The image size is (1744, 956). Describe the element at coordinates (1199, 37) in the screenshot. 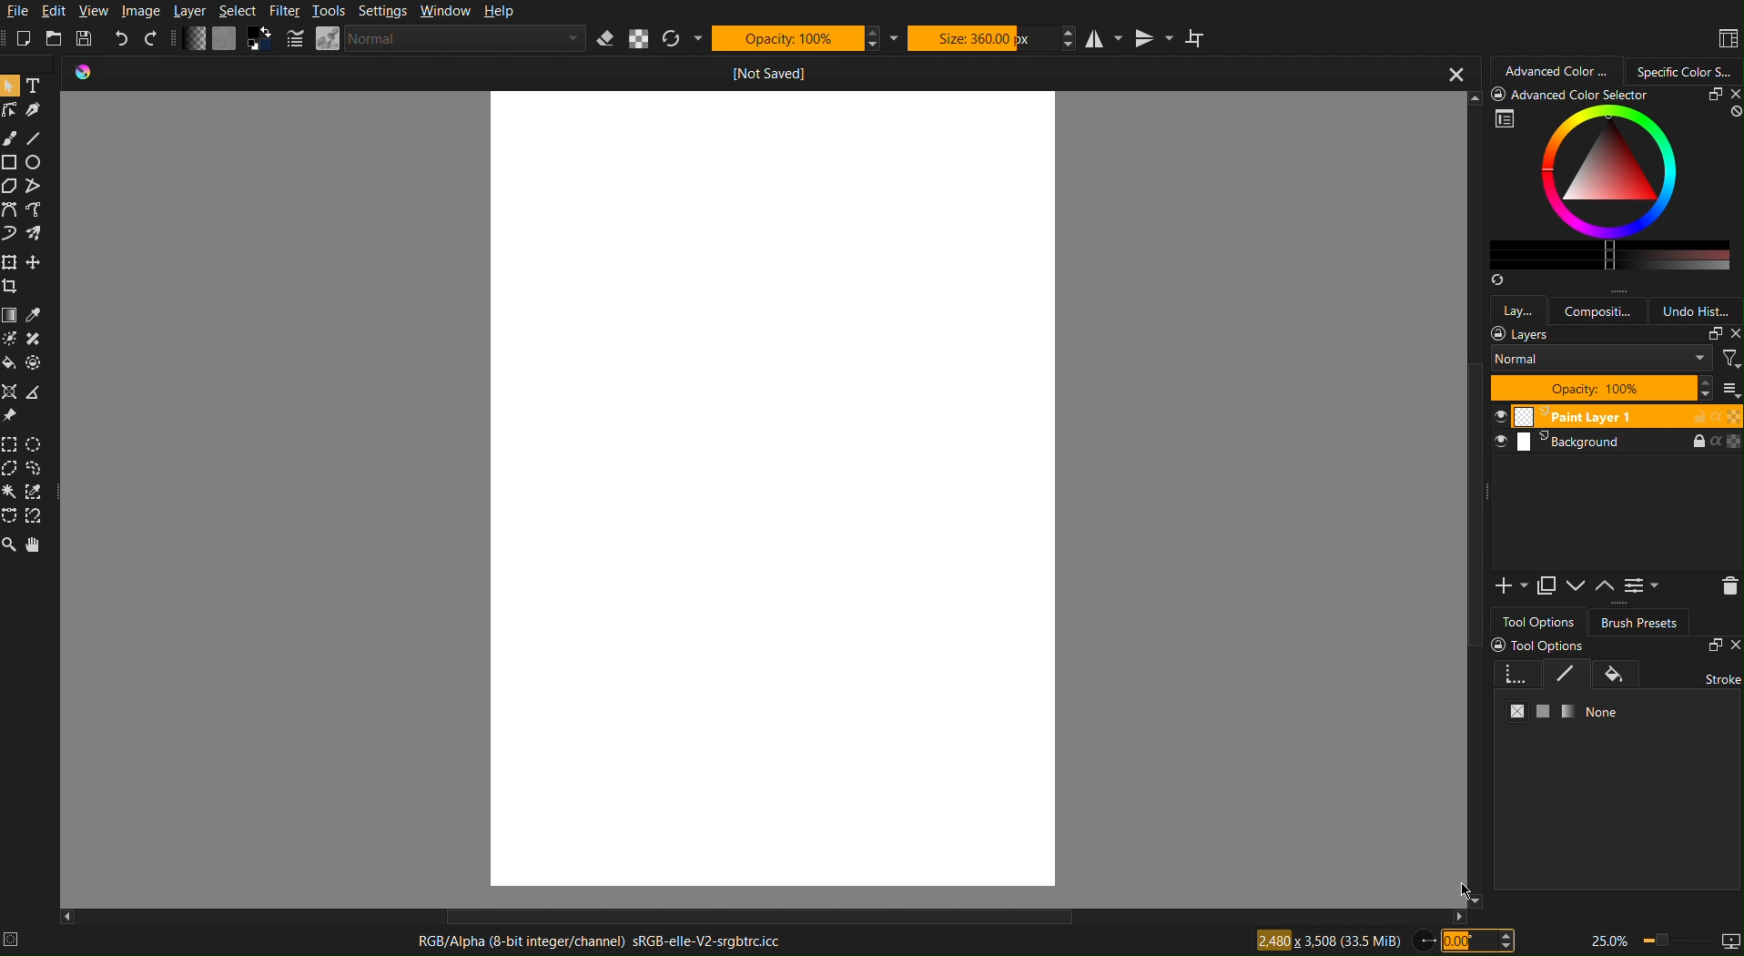

I see `Wrap around` at that location.